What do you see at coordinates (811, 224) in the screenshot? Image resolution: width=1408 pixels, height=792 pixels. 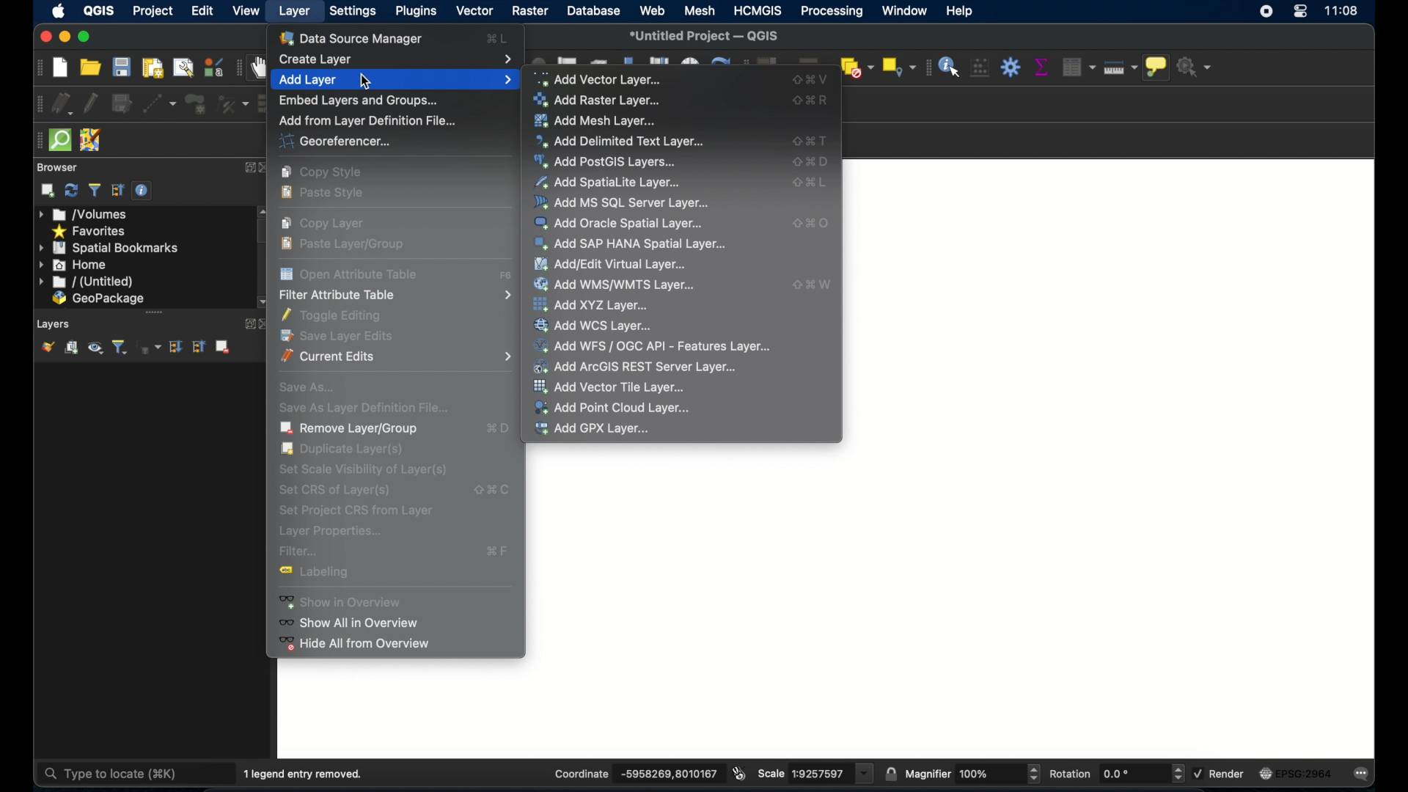 I see `add oracle spatial layer` at bounding box center [811, 224].